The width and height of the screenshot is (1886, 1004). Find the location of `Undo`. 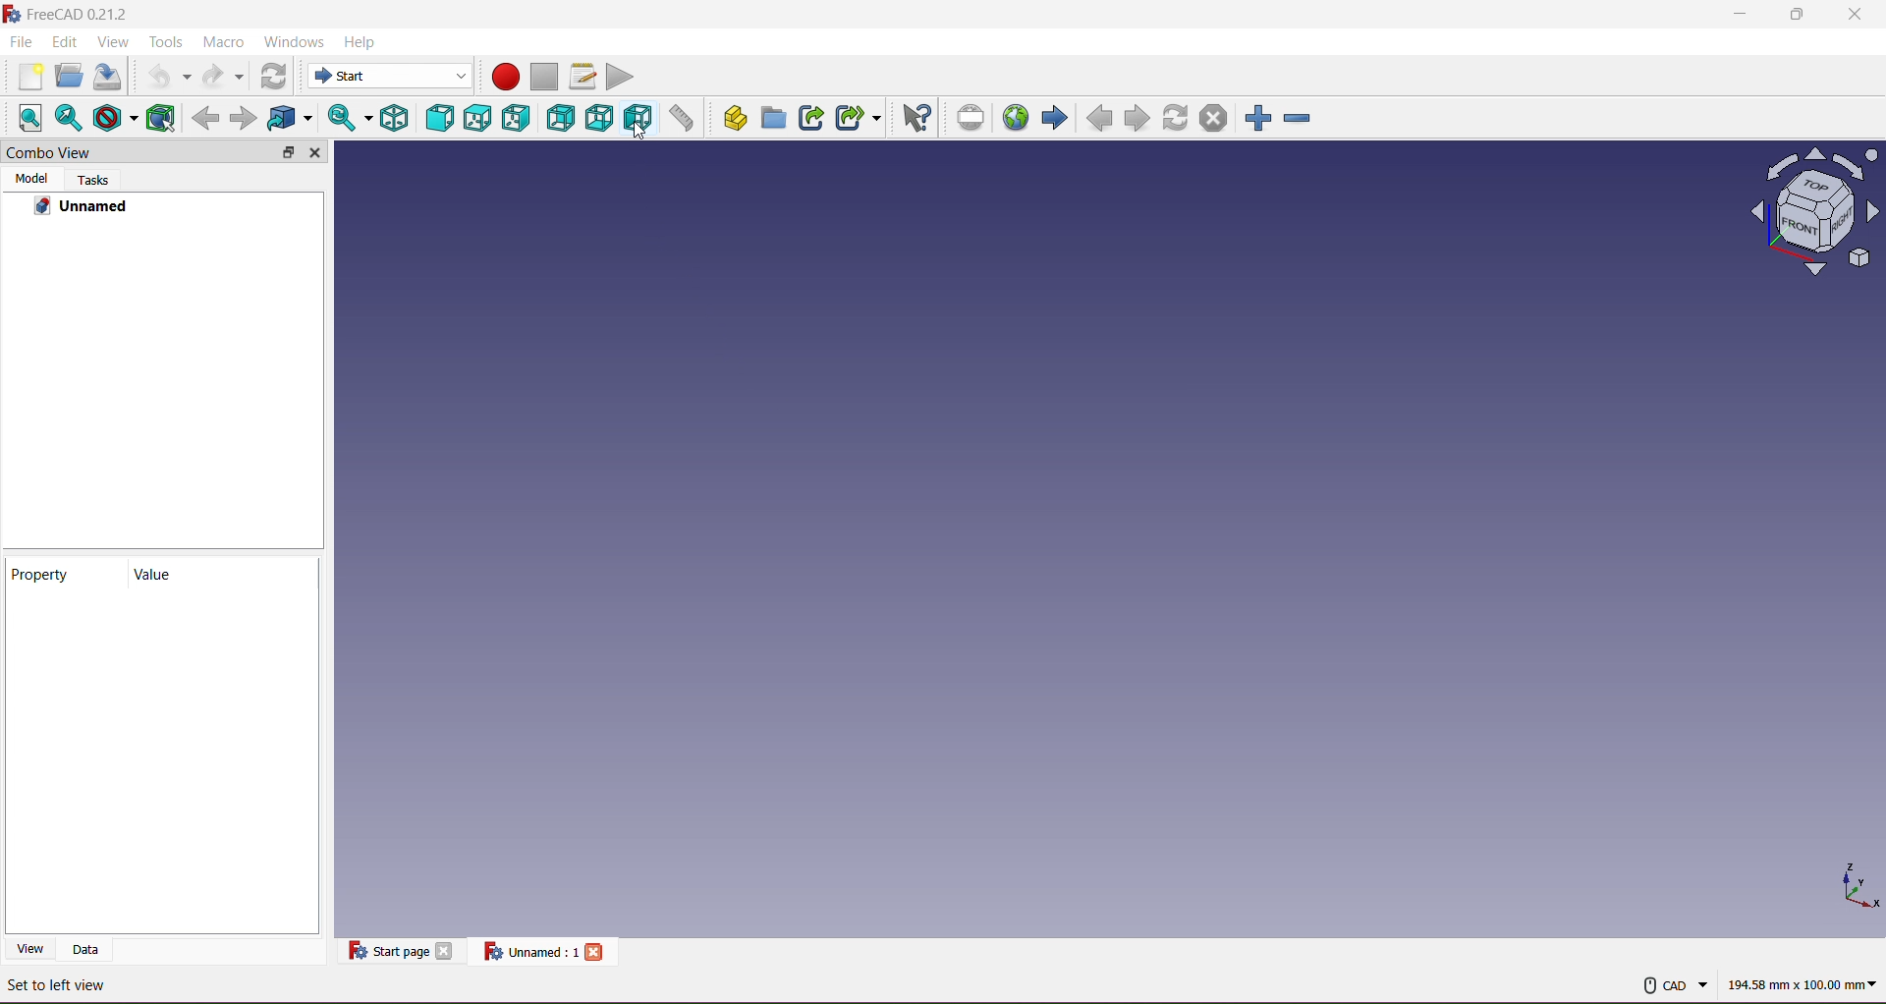

Undo is located at coordinates (168, 77).